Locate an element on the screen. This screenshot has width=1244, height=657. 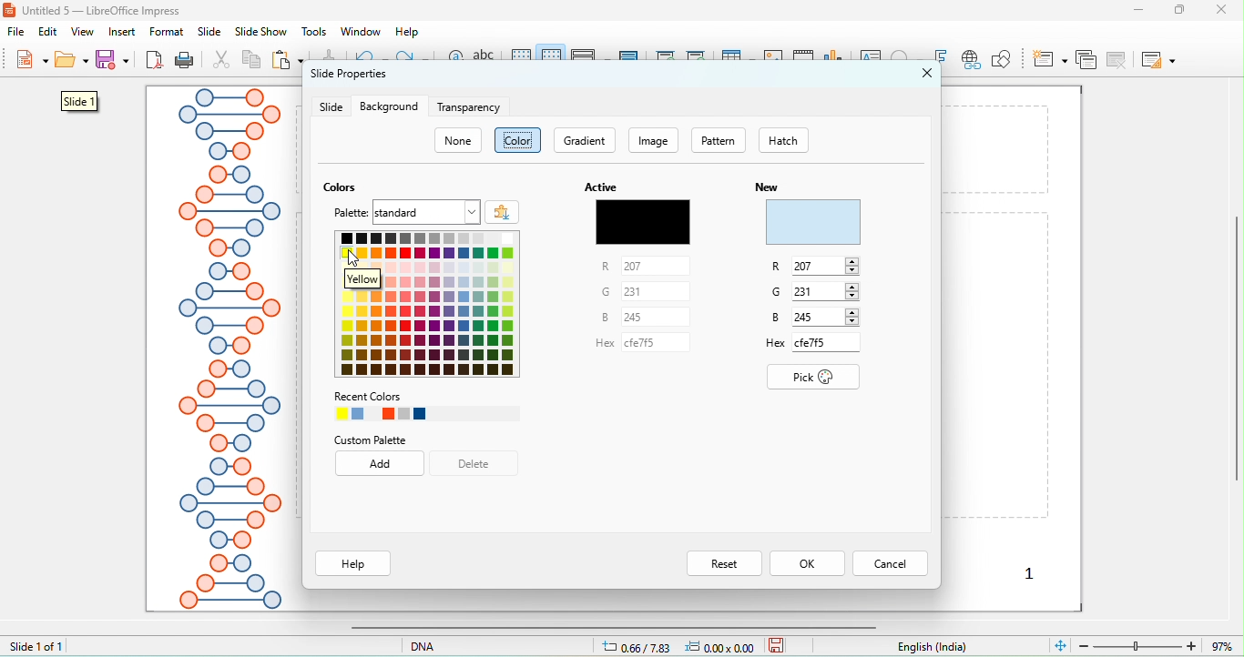
media is located at coordinates (804, 57).